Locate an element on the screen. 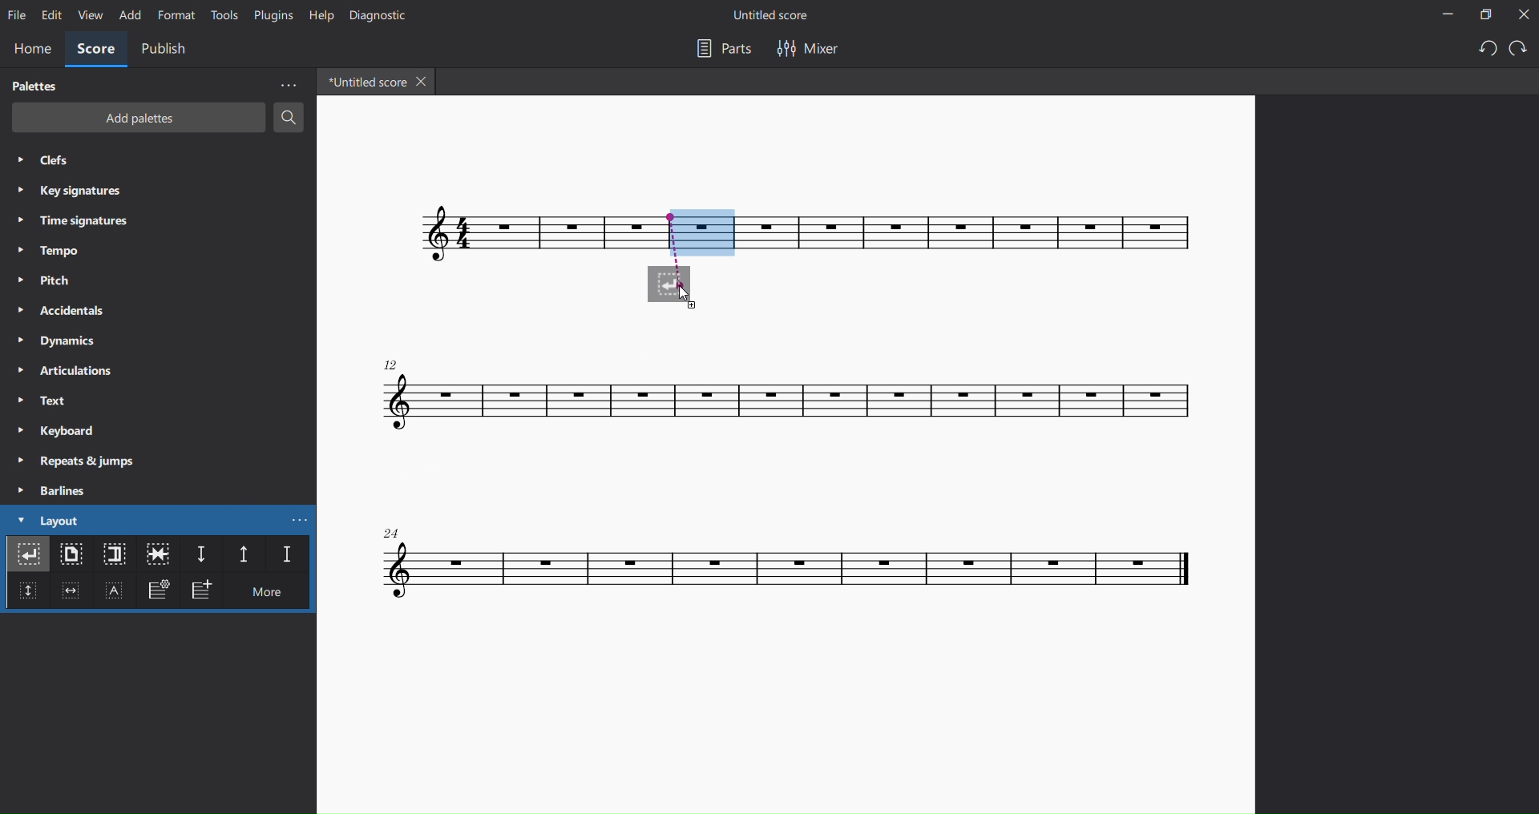 This screenshot has width=1539, height=814. search is located at coordinates (290, 120).